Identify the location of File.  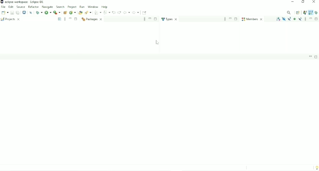
(3, 7).